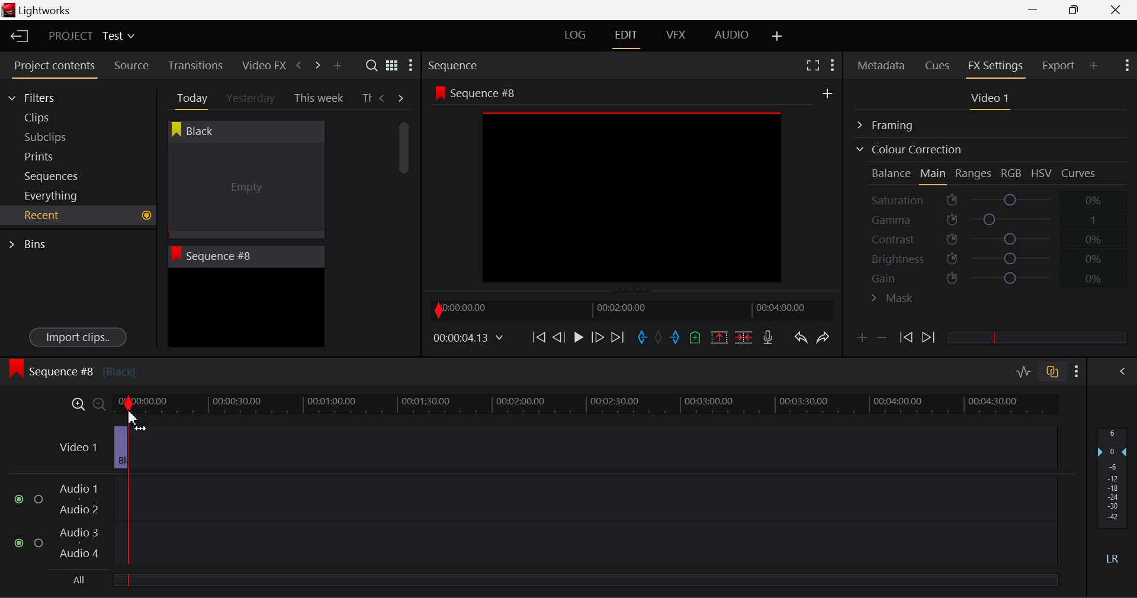 Image resolution: width=1137 pixels, height=598 pixels. Describe the element at coordinates (195, 65) in the screenshot. I see `Transitions` at that location.